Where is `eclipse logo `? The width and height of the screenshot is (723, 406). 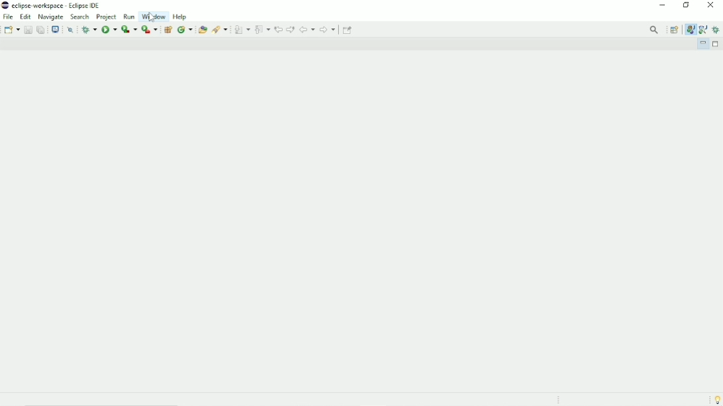 eclipse logo  is located at coordinates (5, 5).